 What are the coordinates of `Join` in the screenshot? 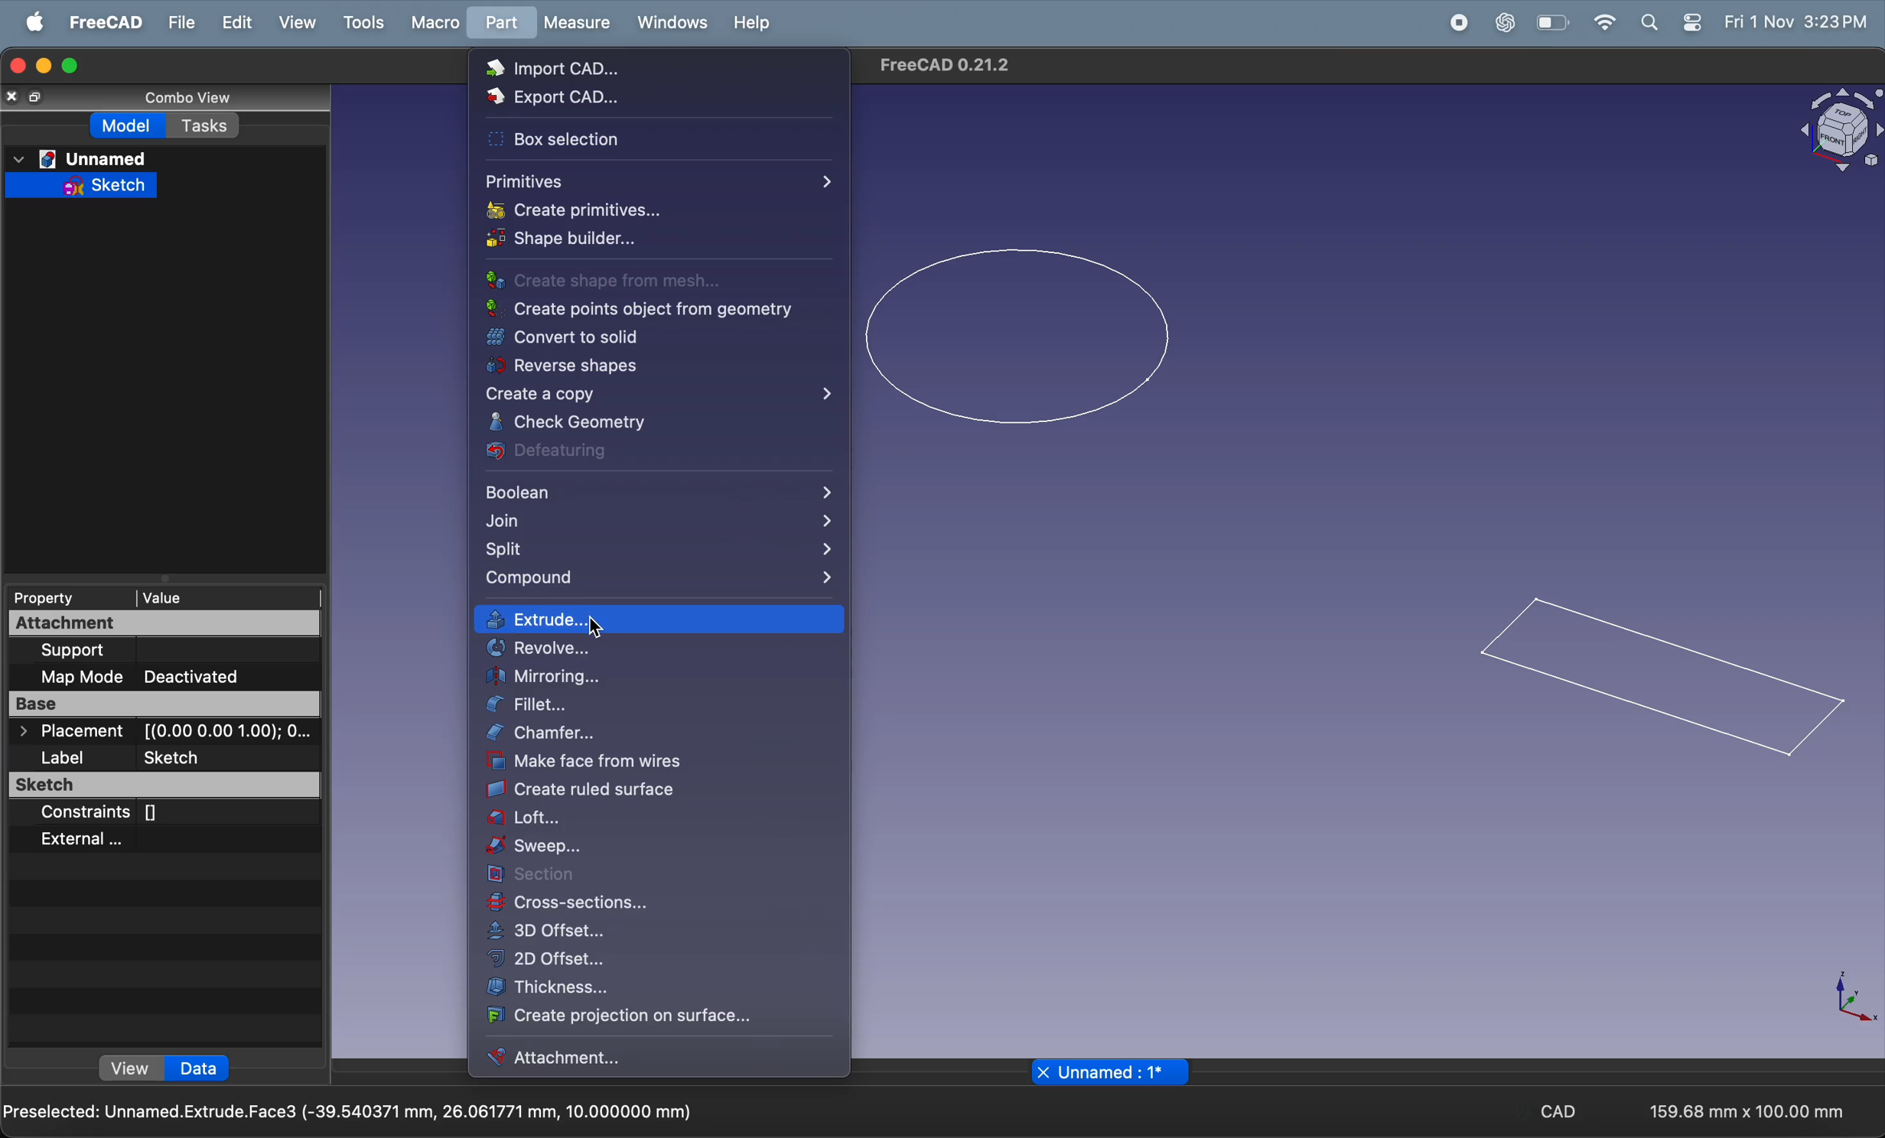 It's located at (658, 522).